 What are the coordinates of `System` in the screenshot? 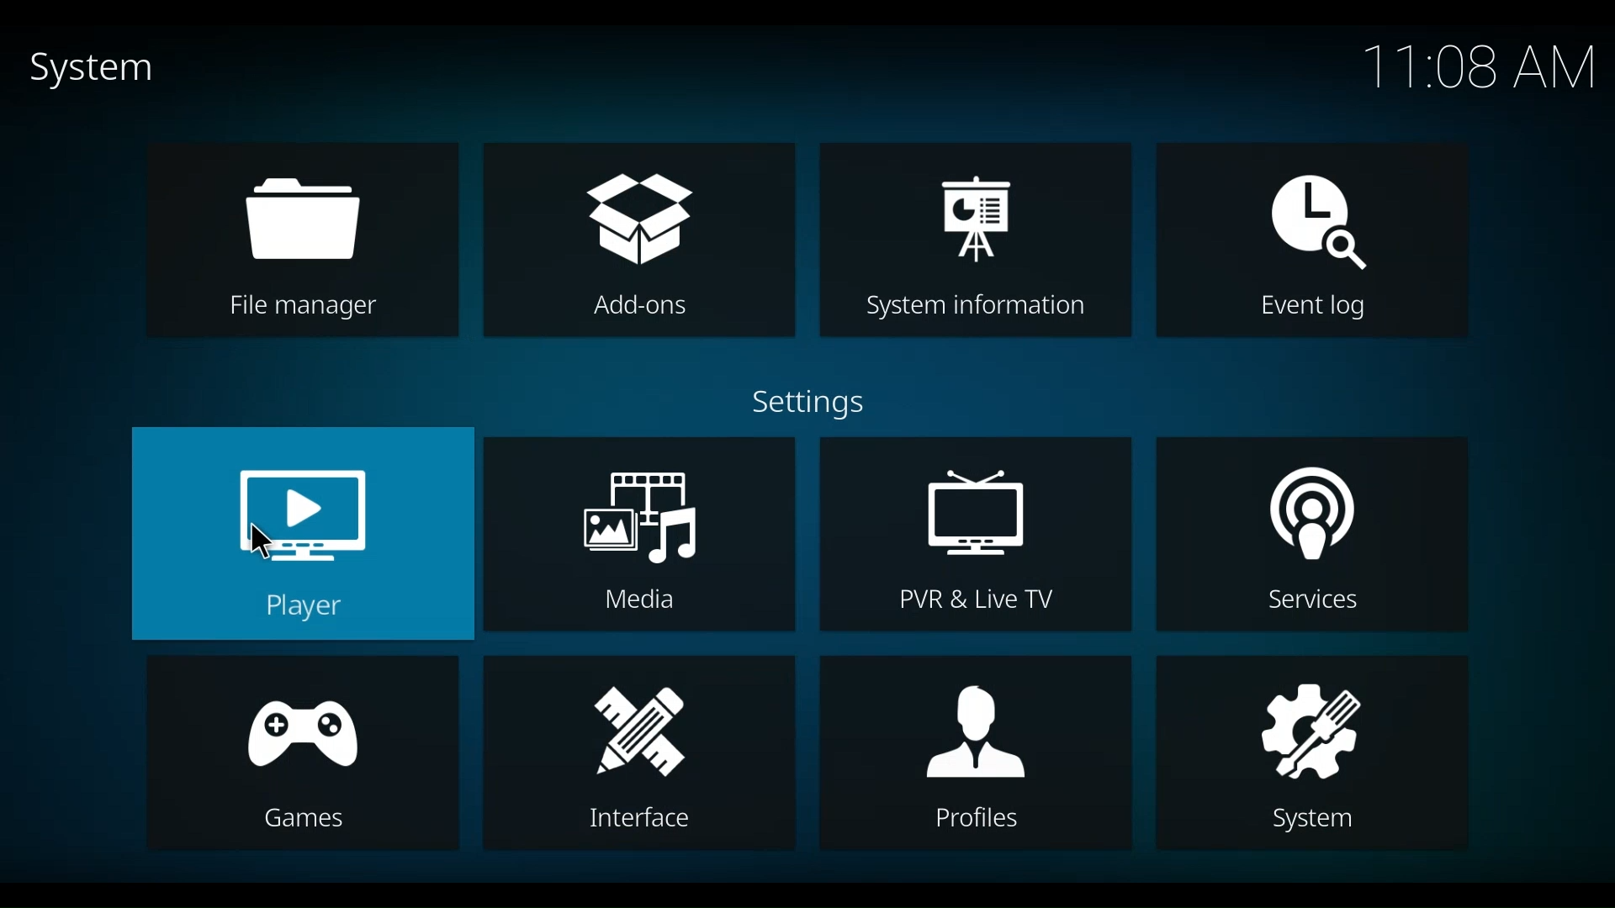 It's located at (94, 72).